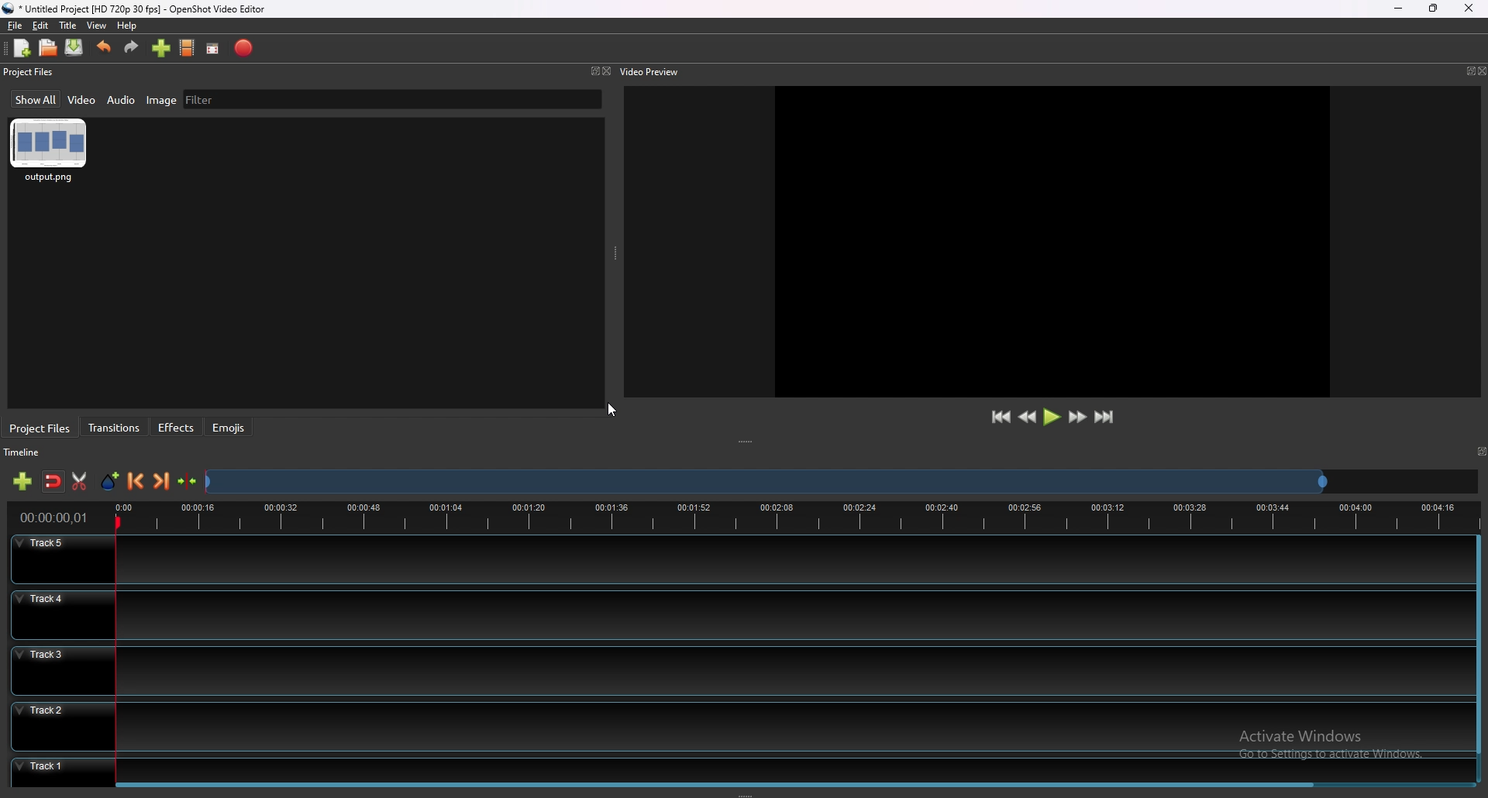 Image resolution: width=1488 pixels, height=798 pixels. I want to click on adjust, so click(749, 442).